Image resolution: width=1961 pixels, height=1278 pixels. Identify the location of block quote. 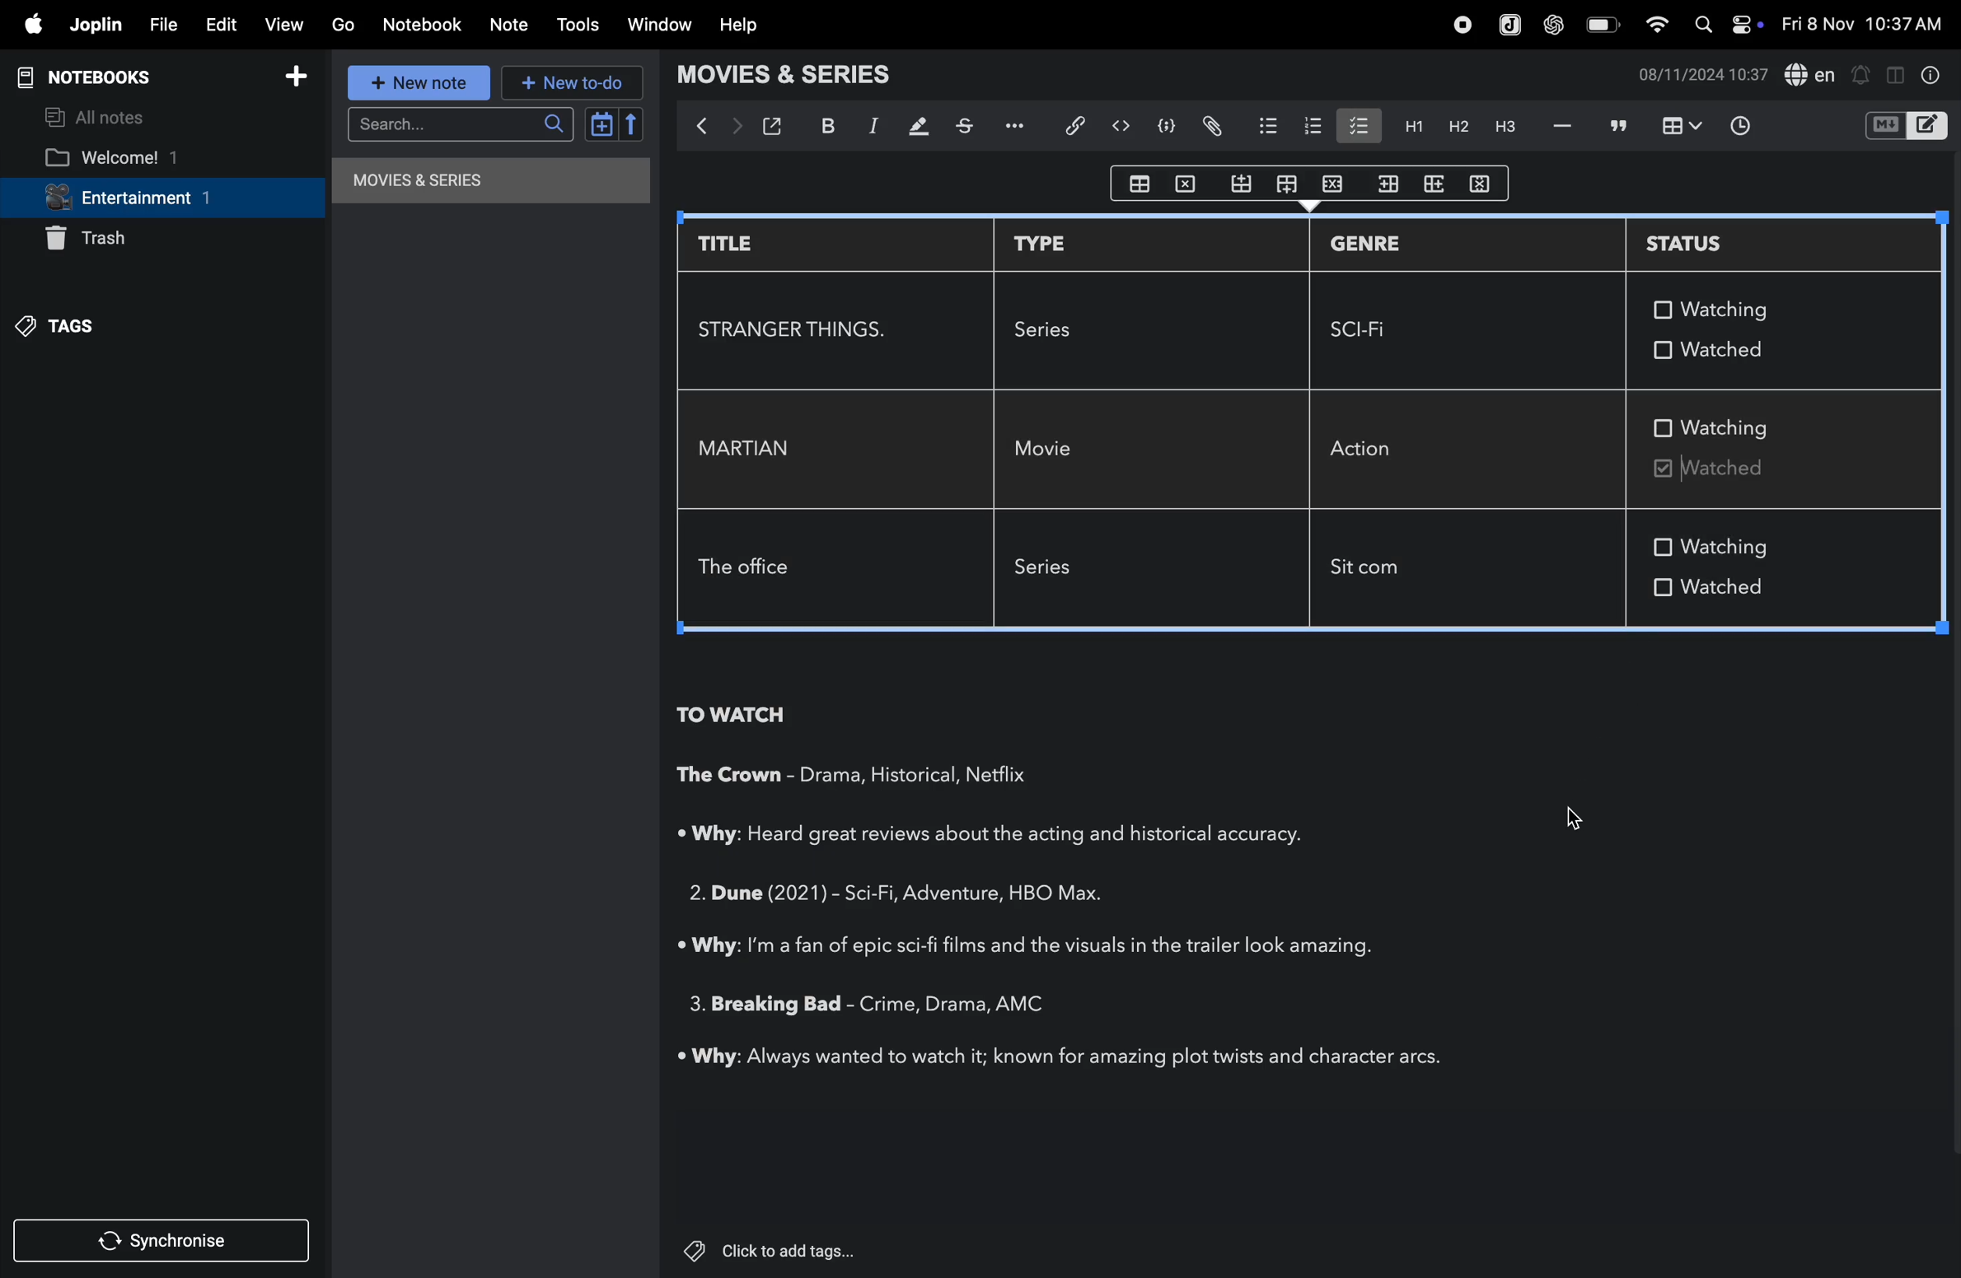
(1618, 125).